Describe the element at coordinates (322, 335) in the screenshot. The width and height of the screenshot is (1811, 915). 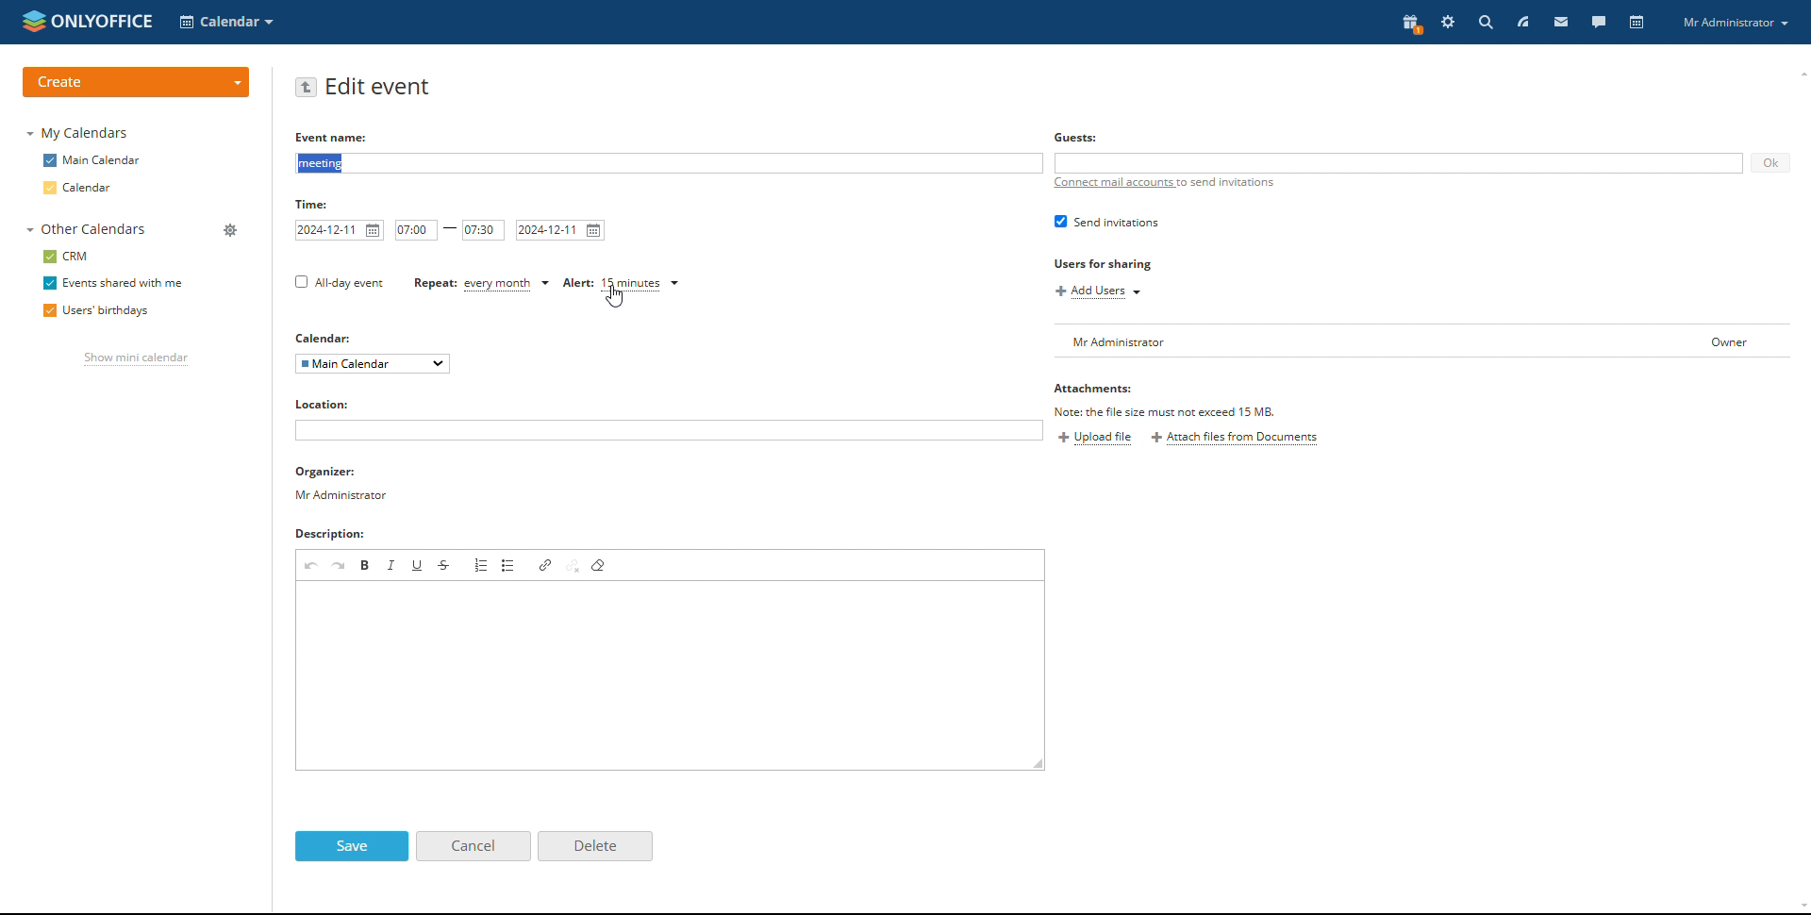
I see `Calendar:` at that location.